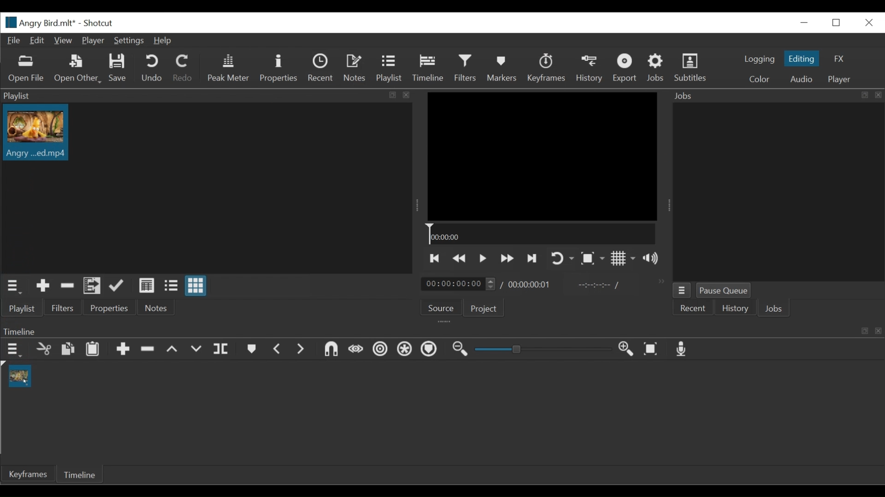 The width and height of the screenshot is (885, 497). I want to click on timing, so click(531, 283).